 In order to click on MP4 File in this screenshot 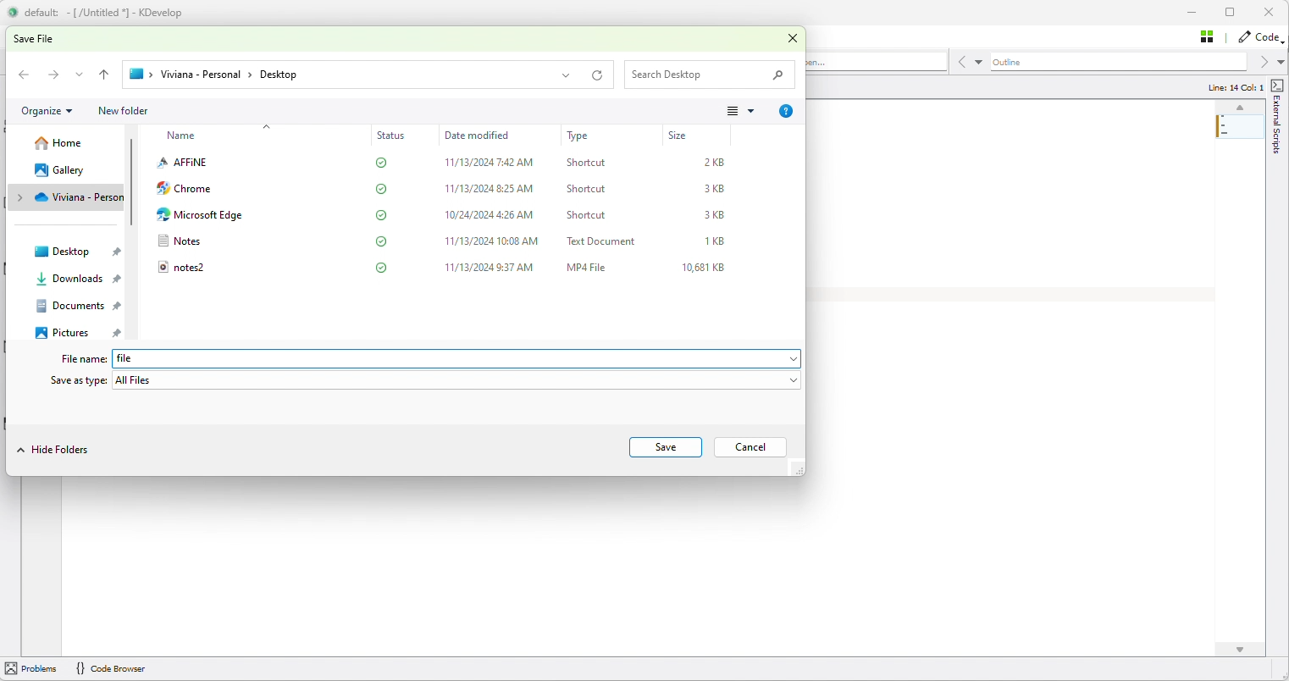, I will do `click(588, 266)`.